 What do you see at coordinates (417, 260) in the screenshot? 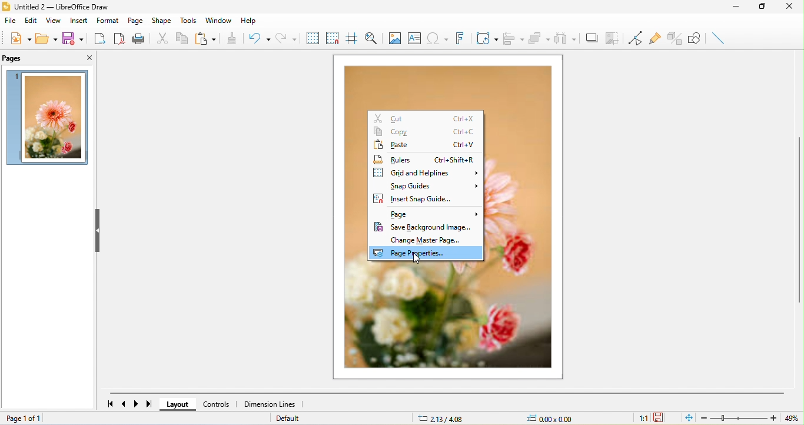
I see `cursor movement` at bounding box center [417, 260].